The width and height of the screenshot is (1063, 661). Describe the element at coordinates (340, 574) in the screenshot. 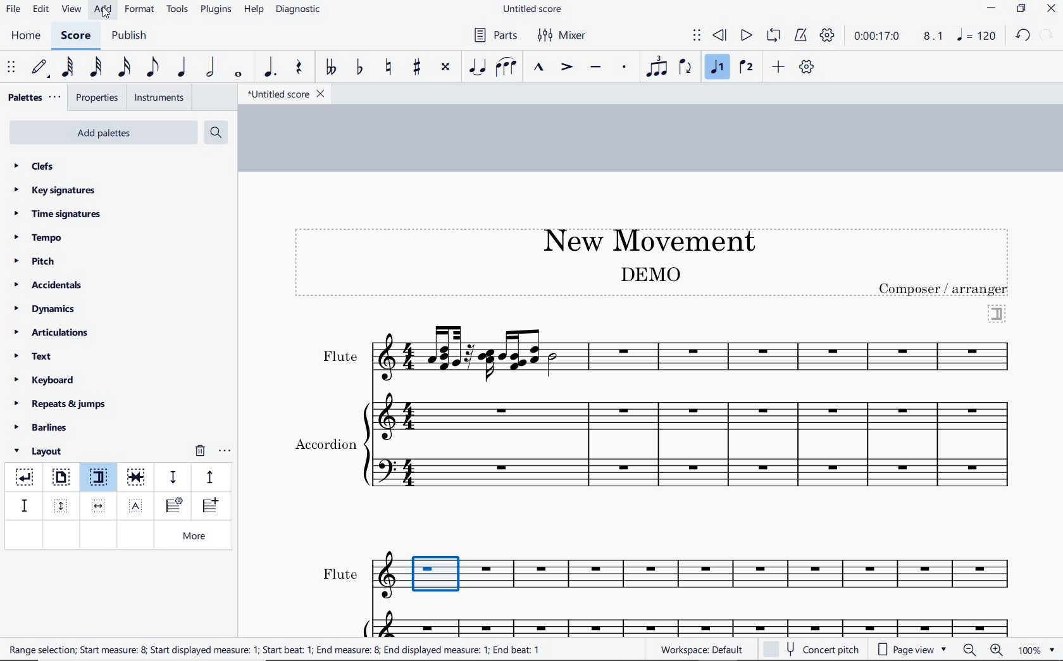

I see `text` at that location.